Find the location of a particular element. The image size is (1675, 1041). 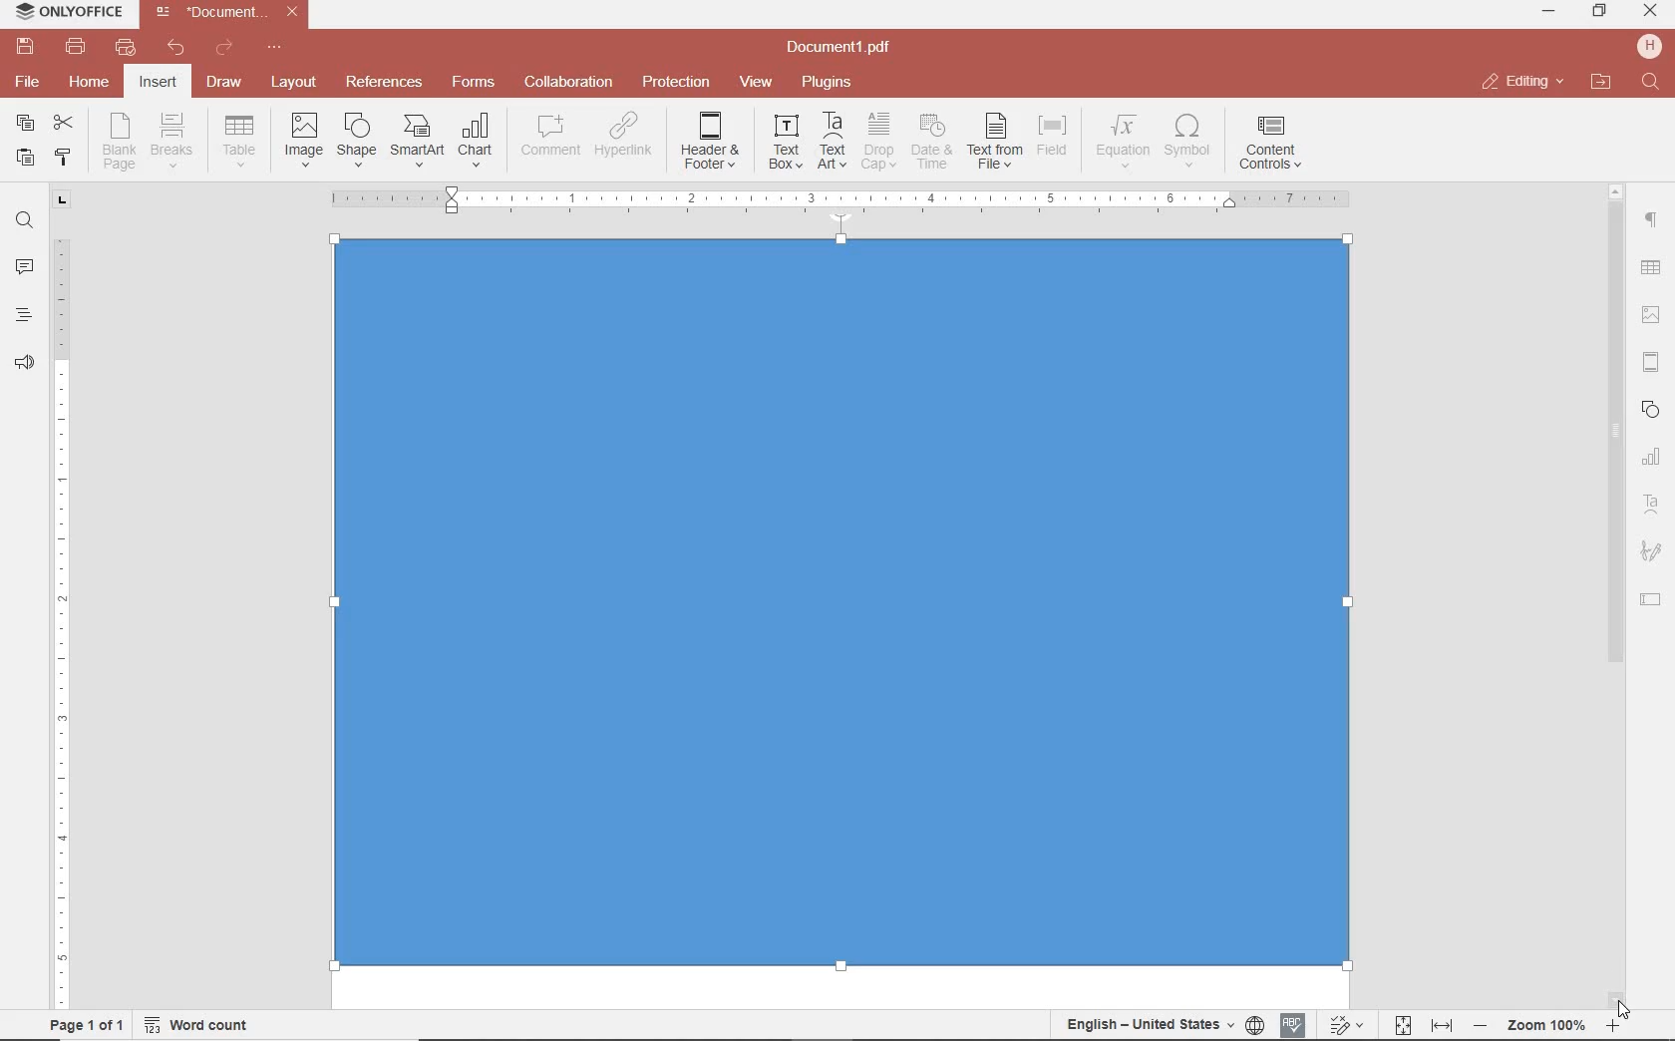

page 1 of 1 is located at coordinates (83, 1023).